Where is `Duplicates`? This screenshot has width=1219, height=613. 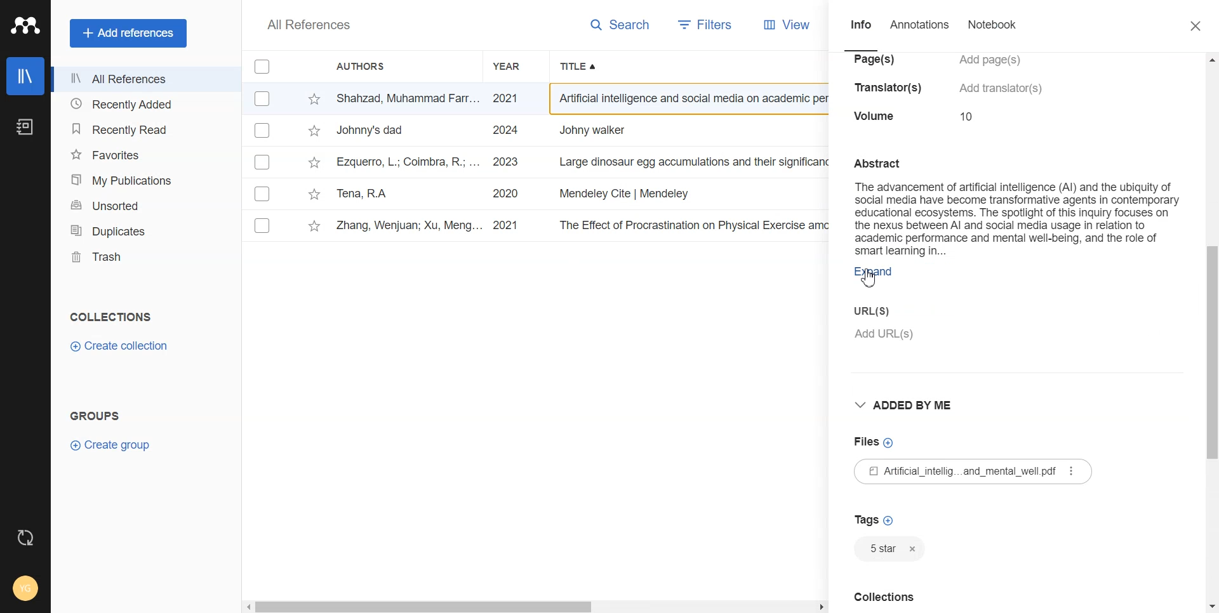
Duplicates is located at coordinates (137, 231).